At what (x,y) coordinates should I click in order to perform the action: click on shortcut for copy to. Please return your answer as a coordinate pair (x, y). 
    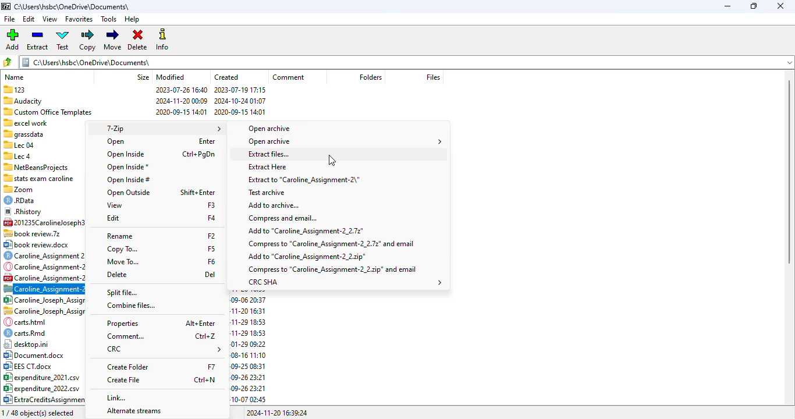
    Looking at the image, I should click on (212, 248).